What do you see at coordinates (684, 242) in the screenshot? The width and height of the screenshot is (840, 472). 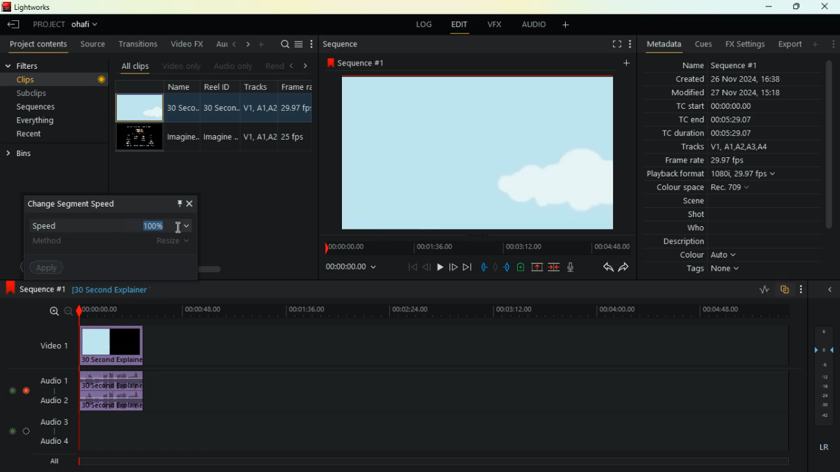 I see `description` at bounding box center [684, 242].